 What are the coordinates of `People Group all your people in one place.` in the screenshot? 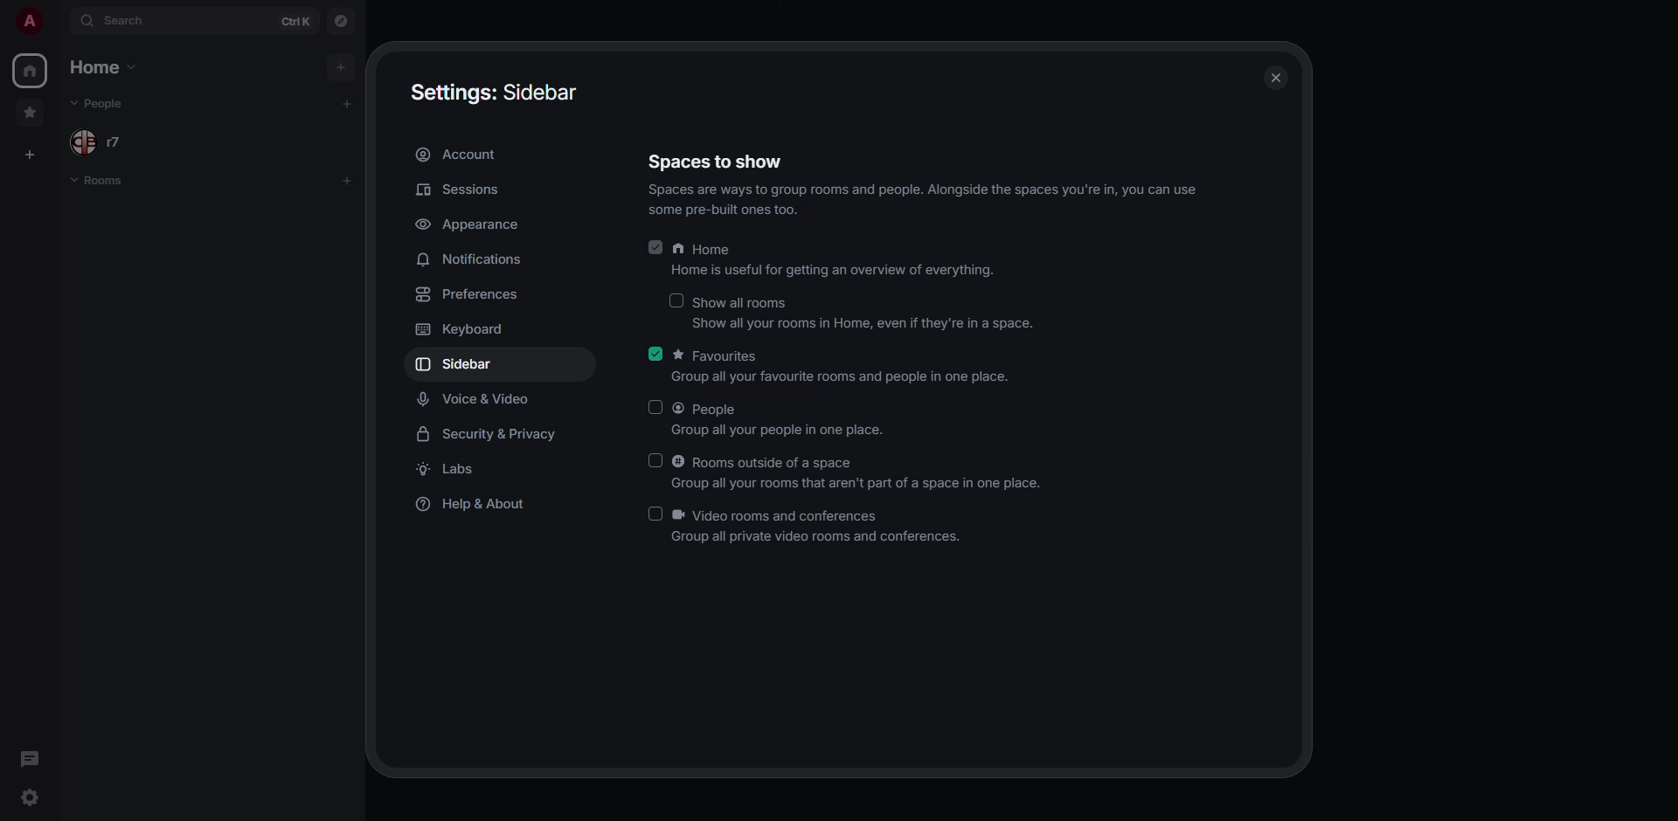 It's located at (780, 419).